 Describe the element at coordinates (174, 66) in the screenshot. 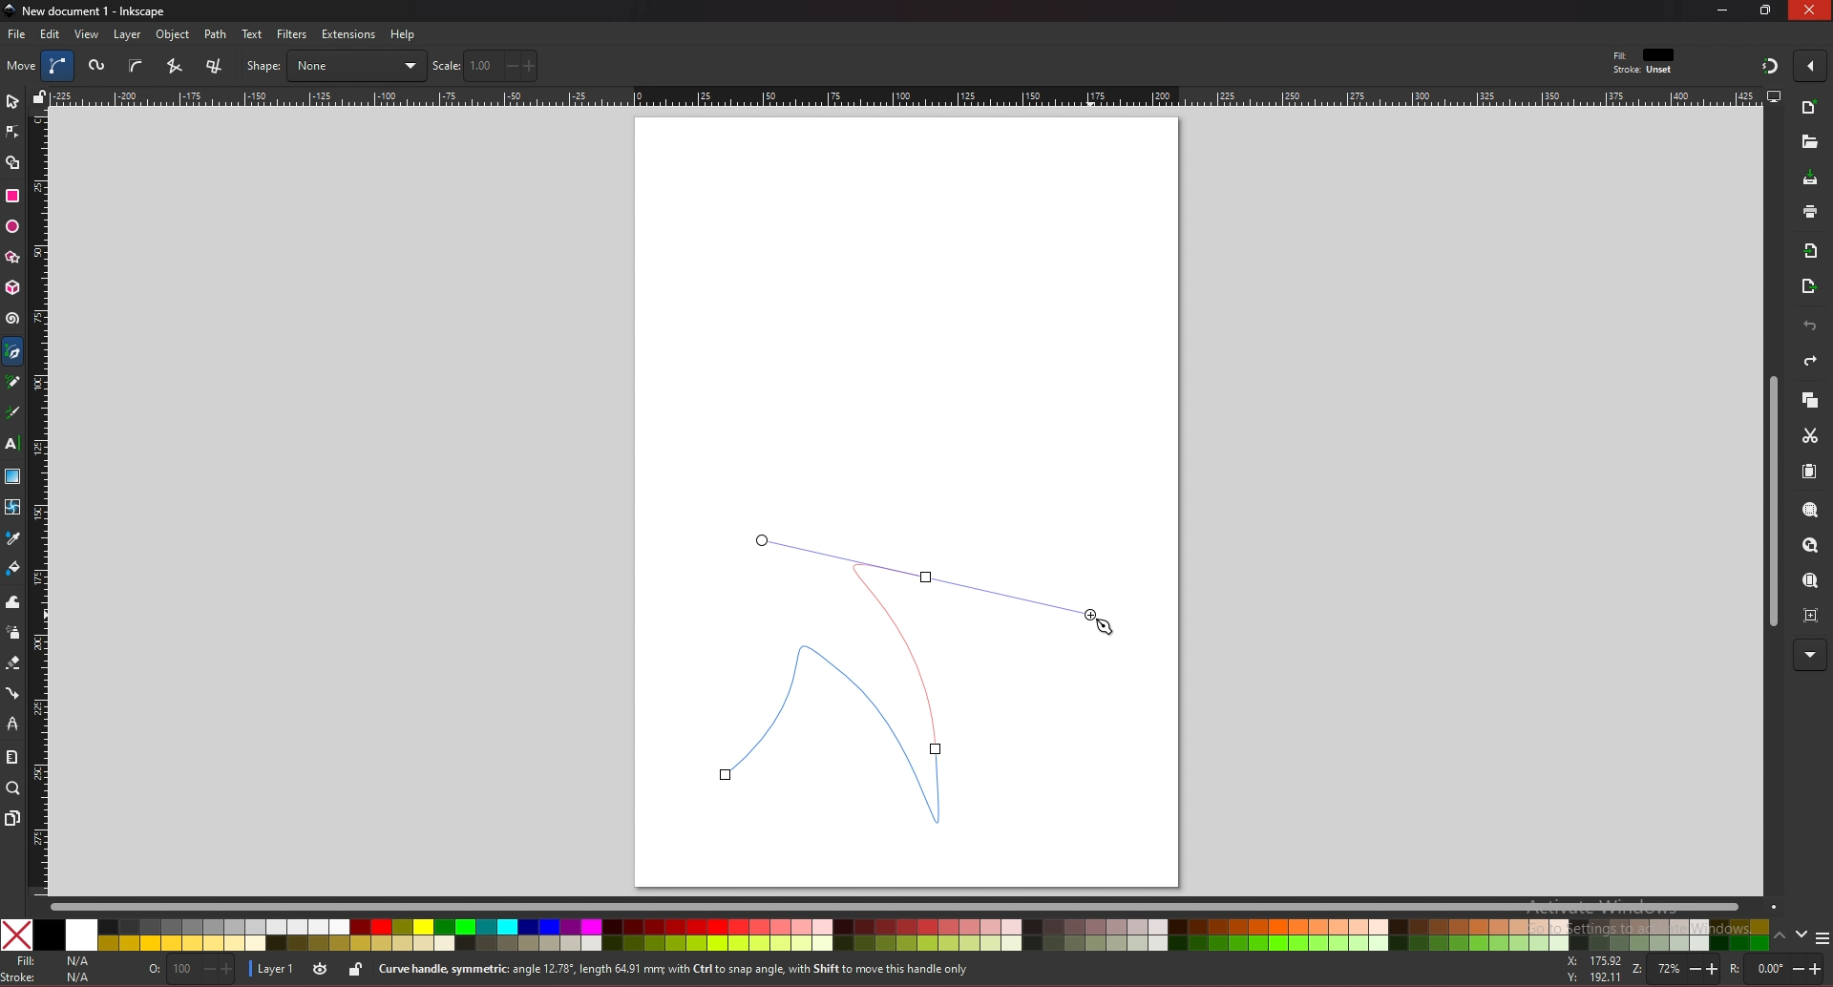

I see `squence of straight line segments` at that location.